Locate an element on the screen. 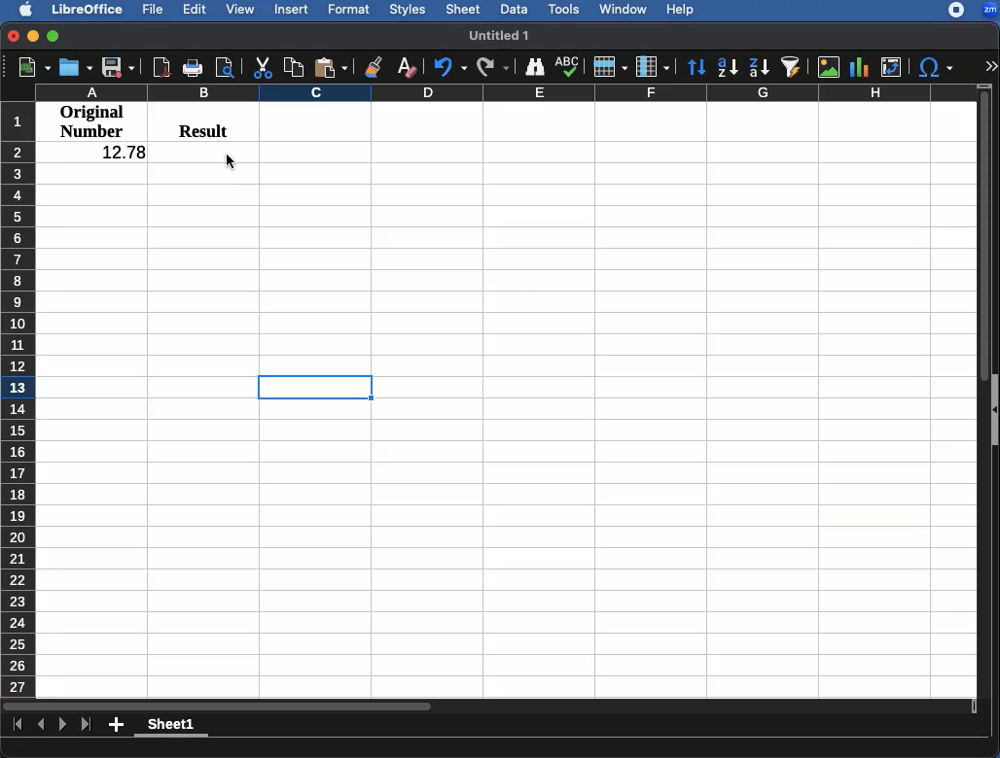  New is located at coordinates (26, 67).